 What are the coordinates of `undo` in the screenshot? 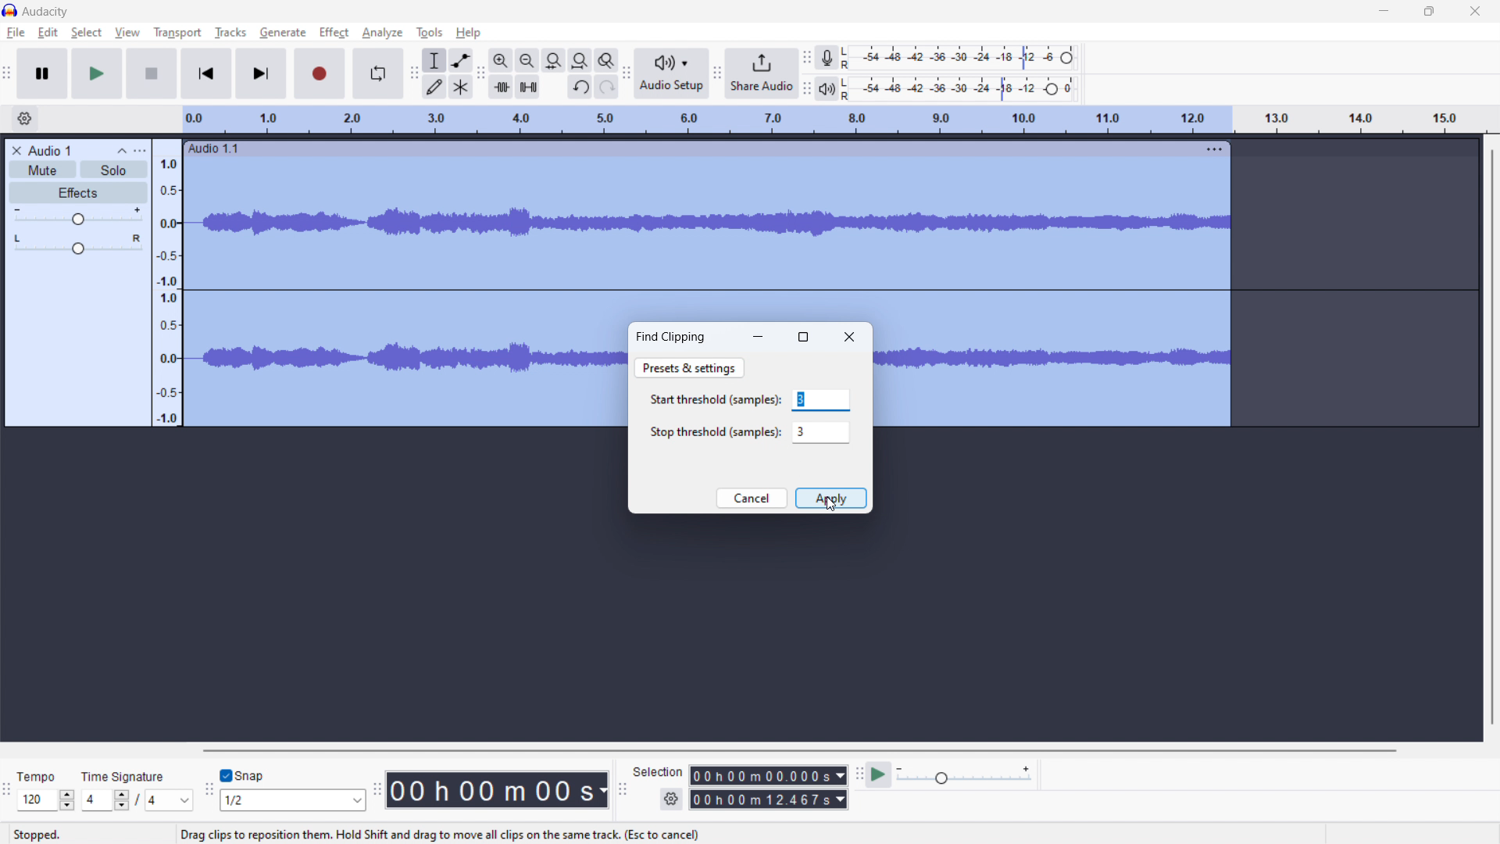 It's located at (580, 87).